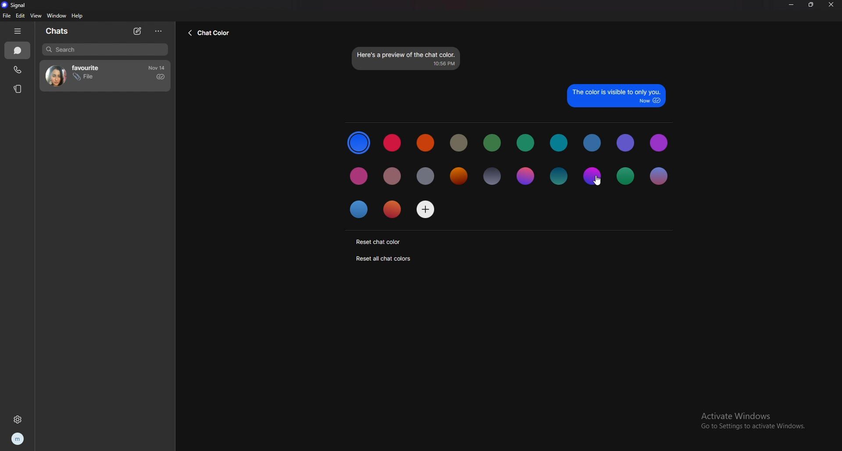 This screenshot has height=451, width=842. What do you see at coordinates (593, 143) in the screenshot?
I see `color` at bounding box center [593, 143].